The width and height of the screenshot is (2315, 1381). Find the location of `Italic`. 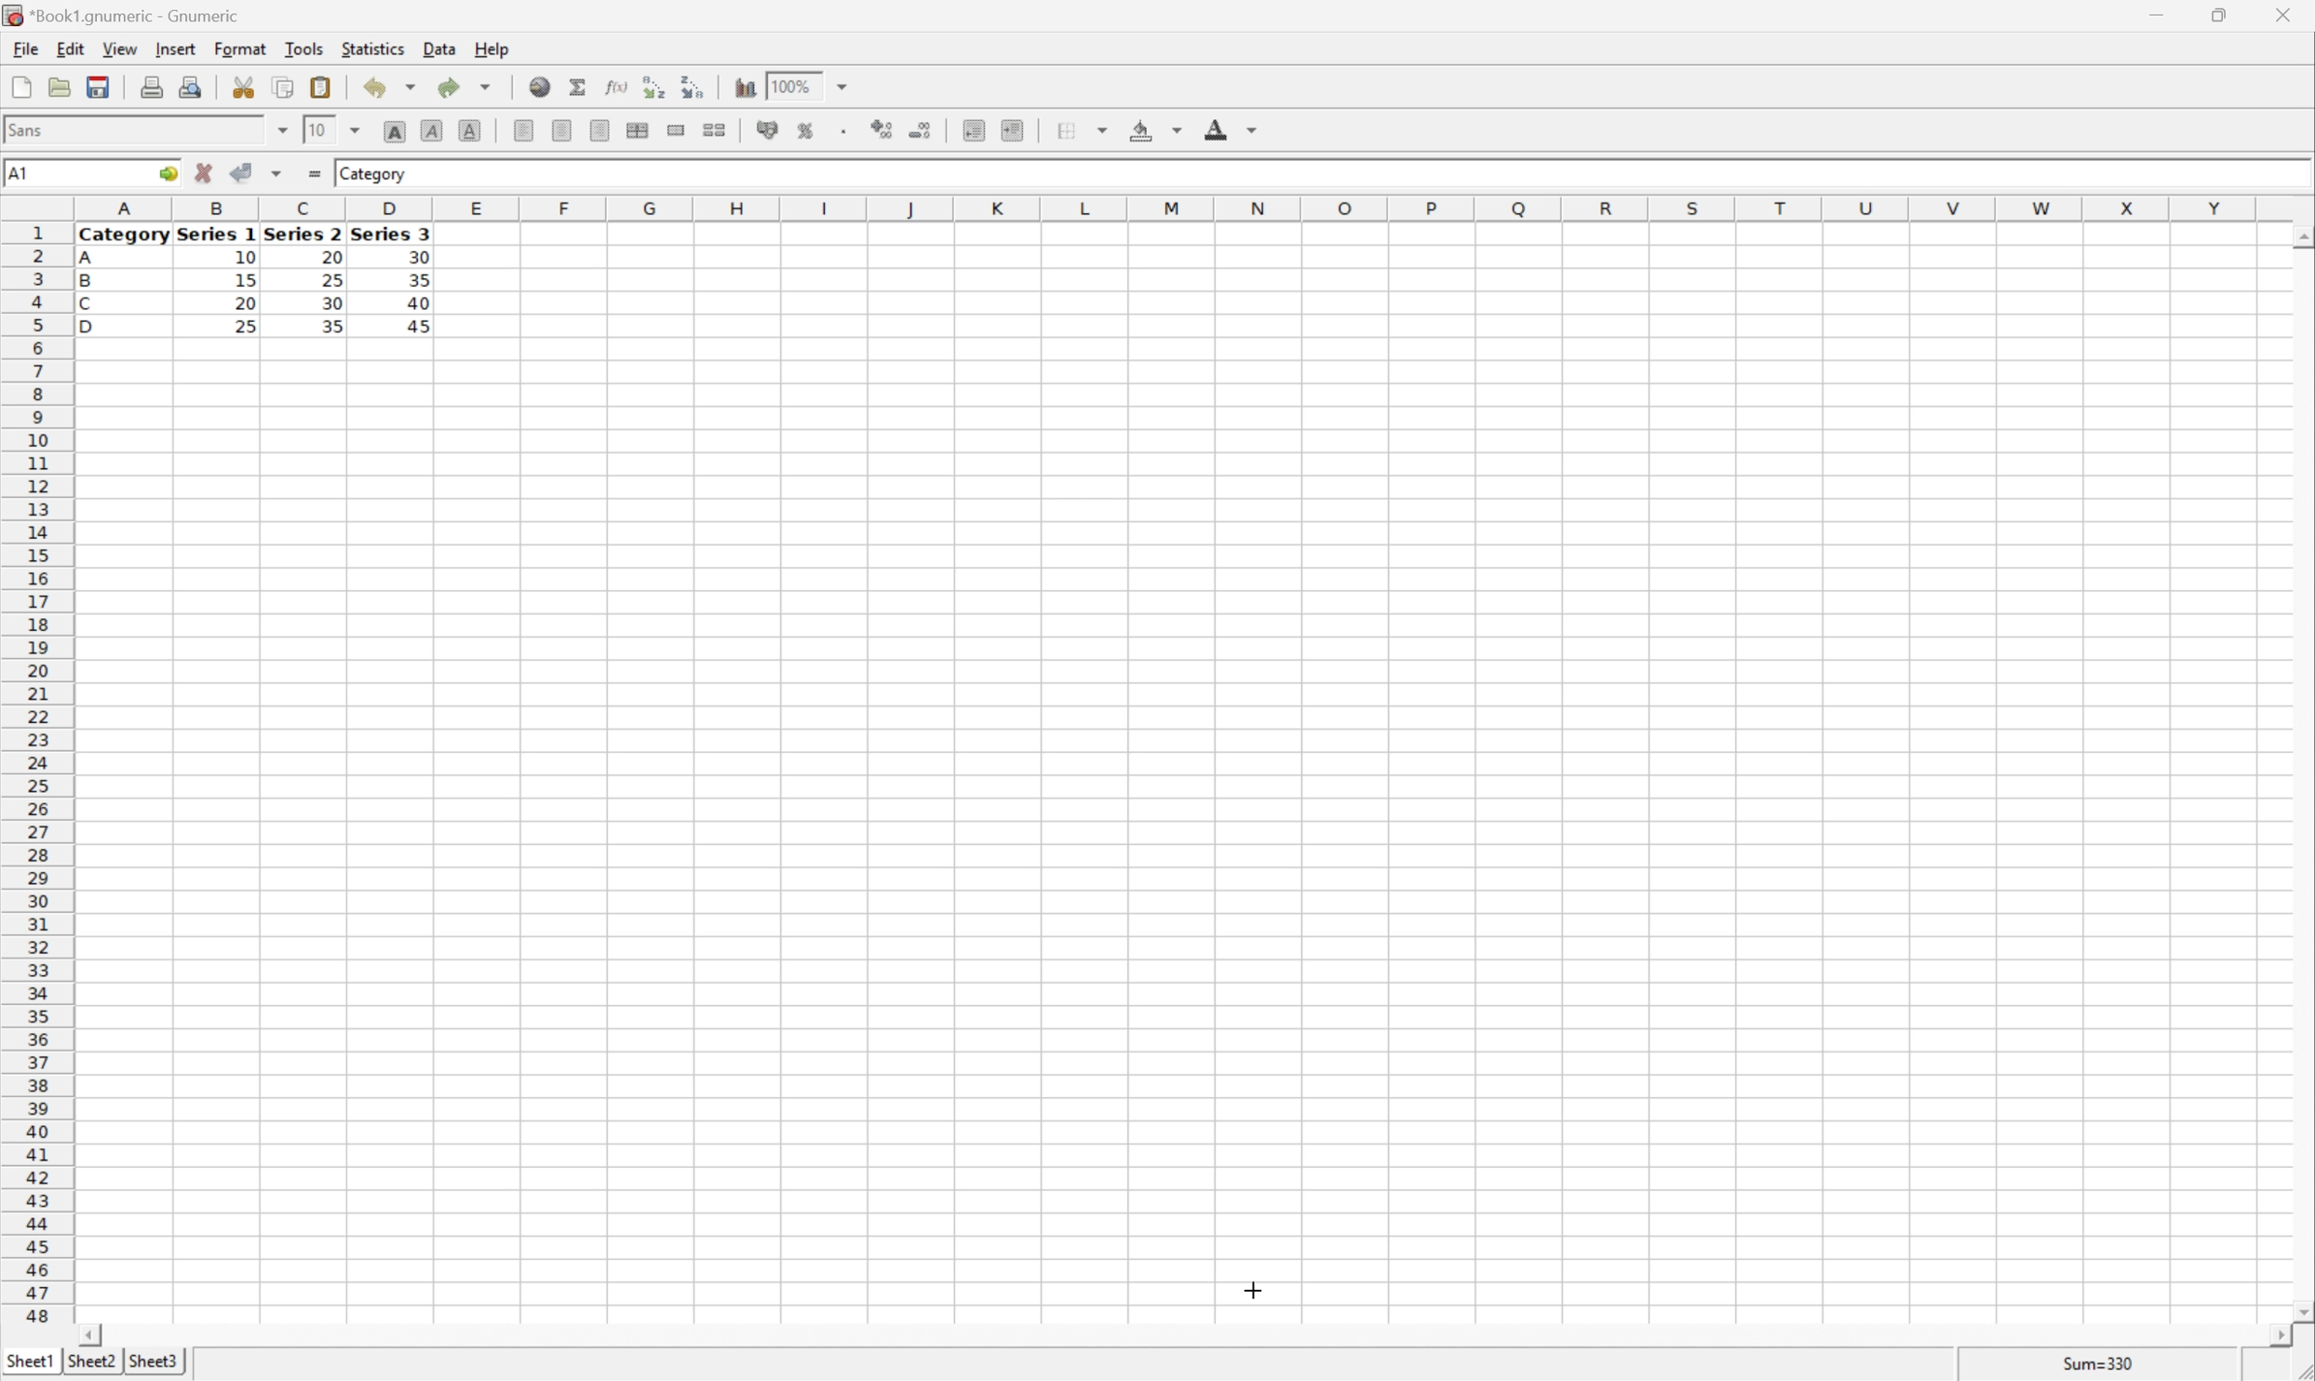

Italic is located at coordinates (431, 130).